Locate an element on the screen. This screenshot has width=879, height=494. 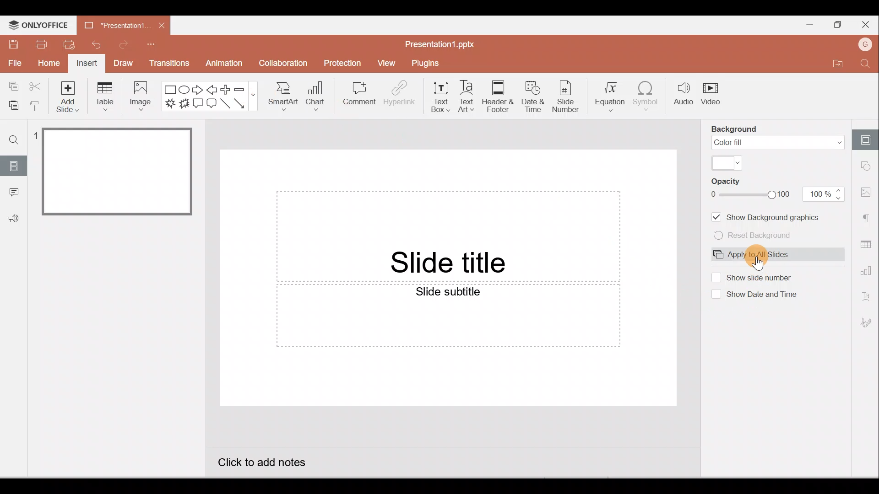
Protection is located at coordinates (343, 62).